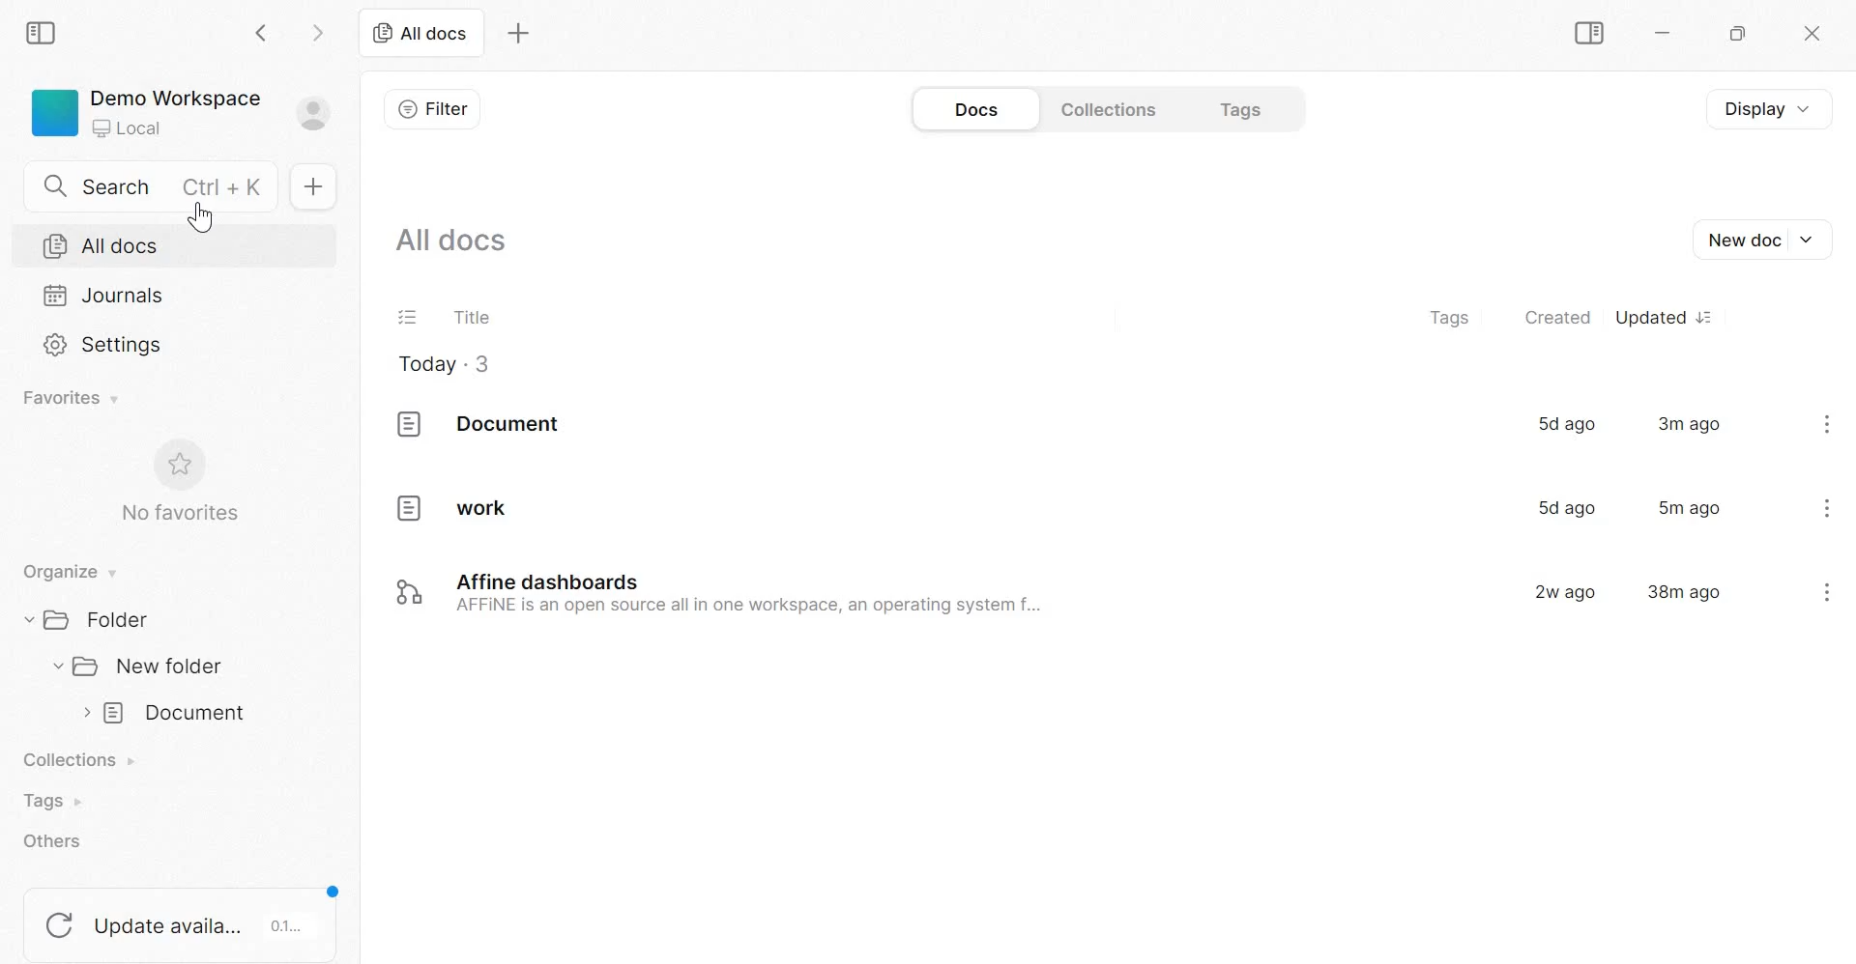 Image resolution: width=1856 pixels, height=964 pixels. Describe the element at coordinates (1110, 108) in the screenshot. I see `collections` at that location.